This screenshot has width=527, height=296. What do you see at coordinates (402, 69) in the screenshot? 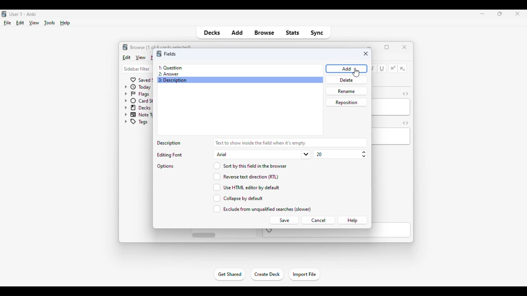
I see `subscript` at bounding box center [402, 69].